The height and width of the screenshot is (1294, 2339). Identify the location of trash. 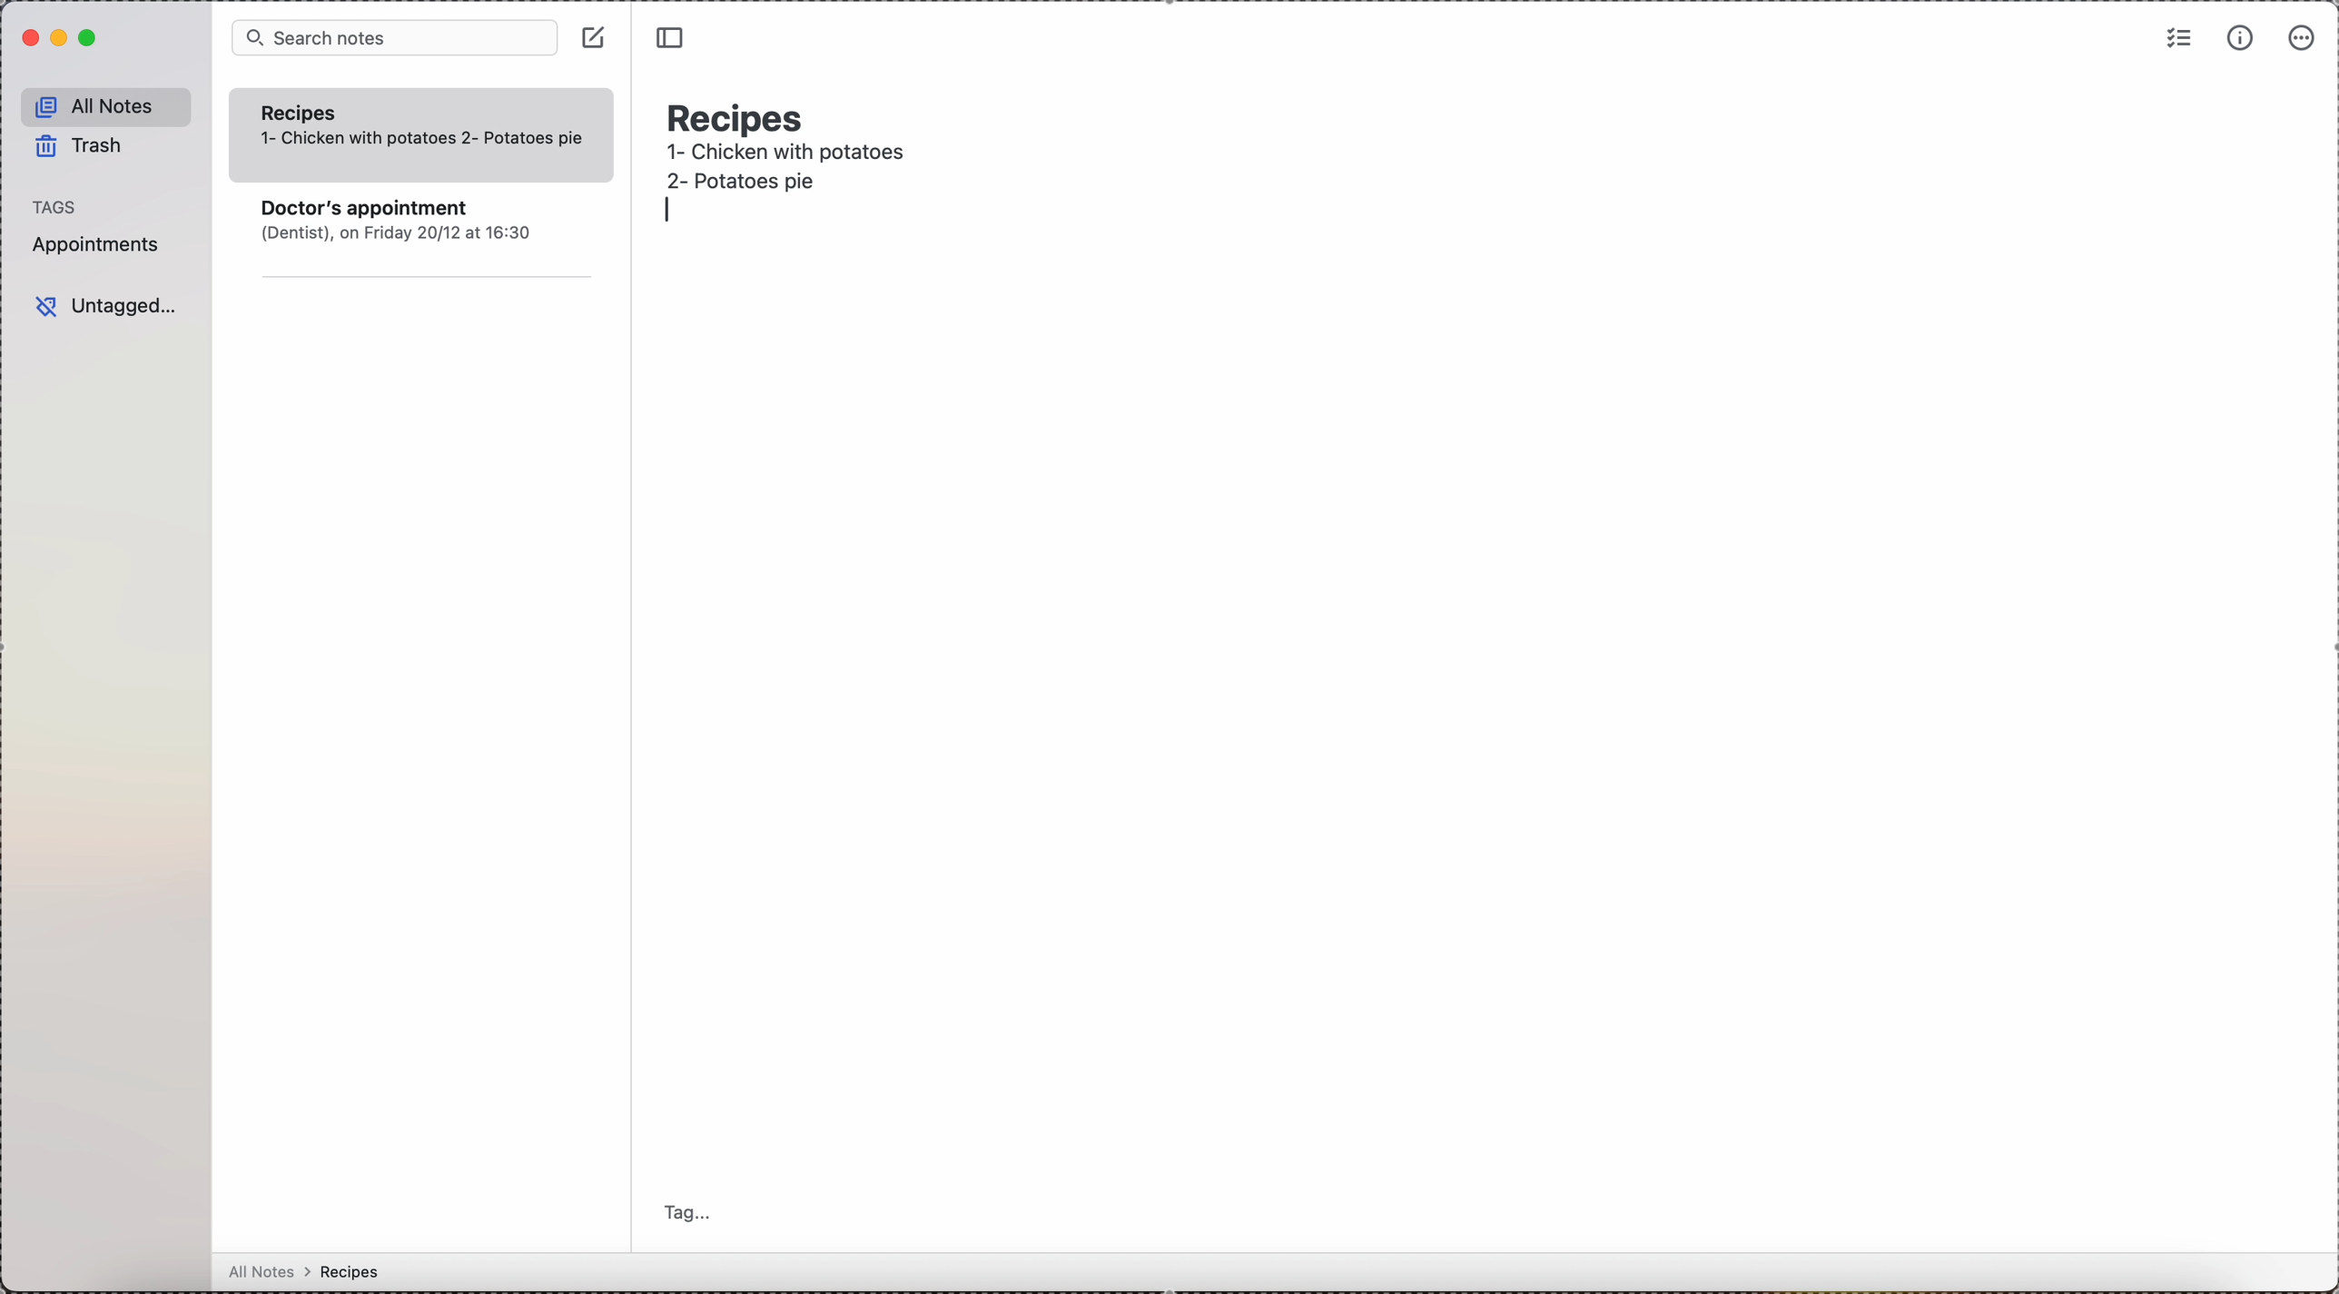
(89, 144).